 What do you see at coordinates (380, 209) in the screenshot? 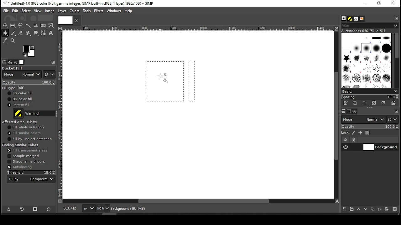
I see `merge layer` at bounding box center [380, 209].